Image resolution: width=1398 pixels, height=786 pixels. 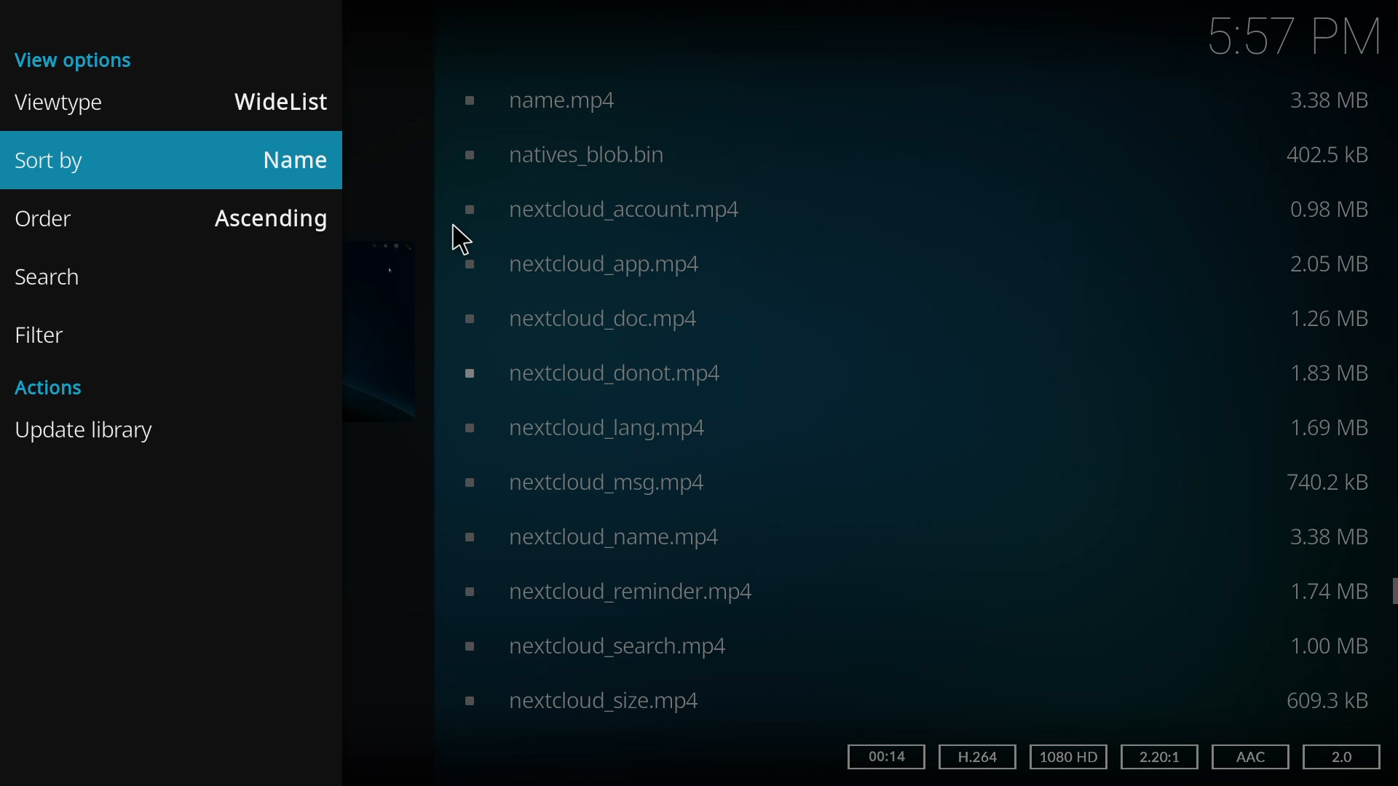 What do you see at coordinates (578, 265) in the screenshot?
I see `video` at bounding box center [578, 265].